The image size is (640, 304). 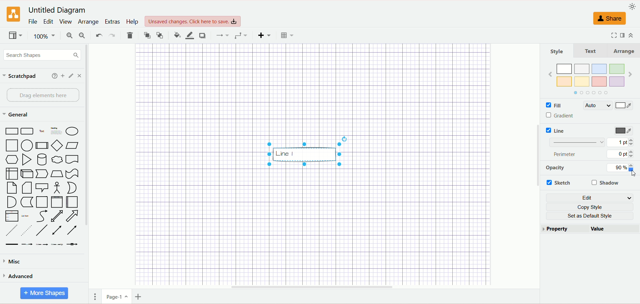 I want to click on edit, so click(x=48, y=22).